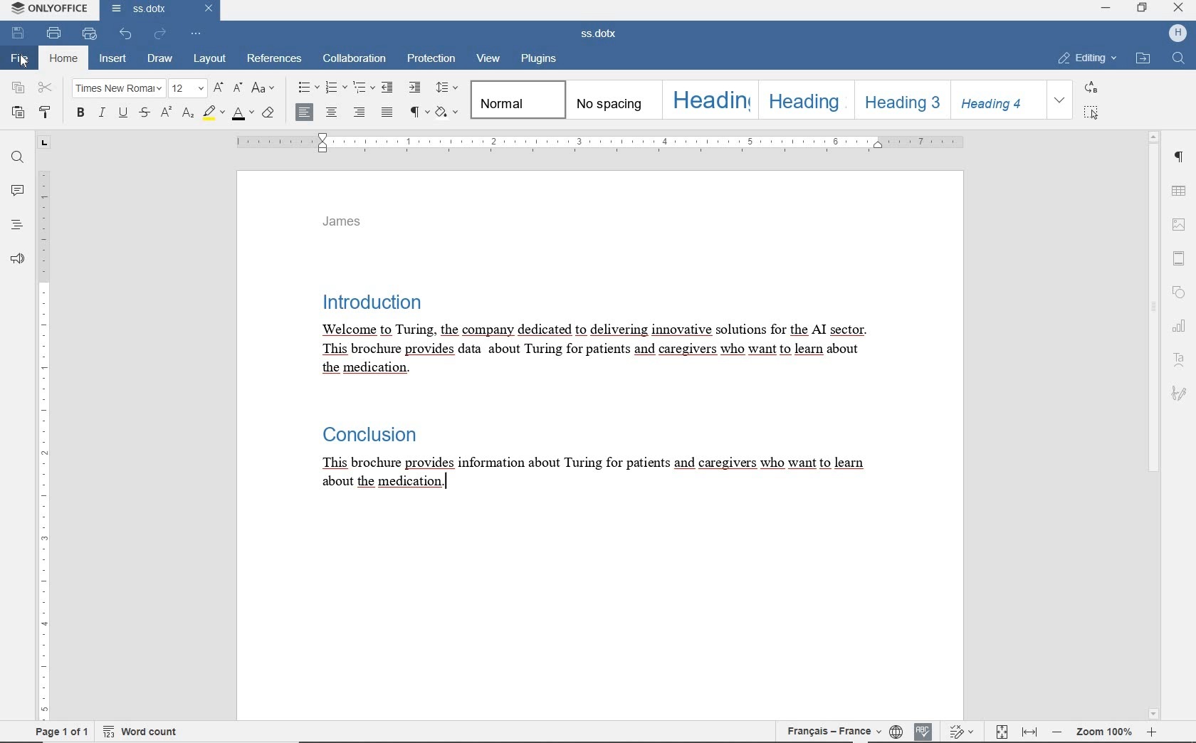 This screenshot has width=1196, height=743. Describe the element at coordinates (490, 58) in the screenshot. I see `VIEW` at that location.